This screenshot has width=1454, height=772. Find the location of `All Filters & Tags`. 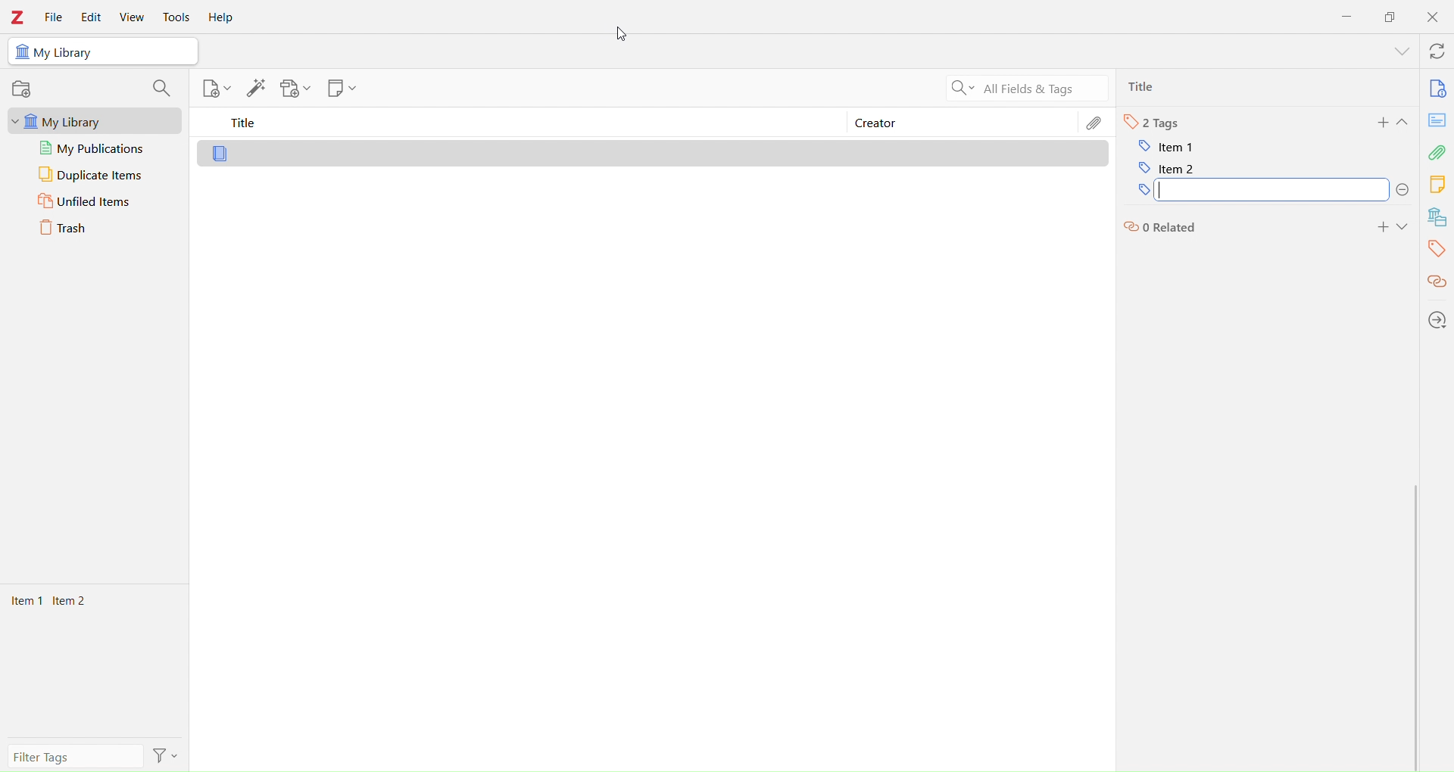

All Filters & Tags is located at coordinates (1024, 90).